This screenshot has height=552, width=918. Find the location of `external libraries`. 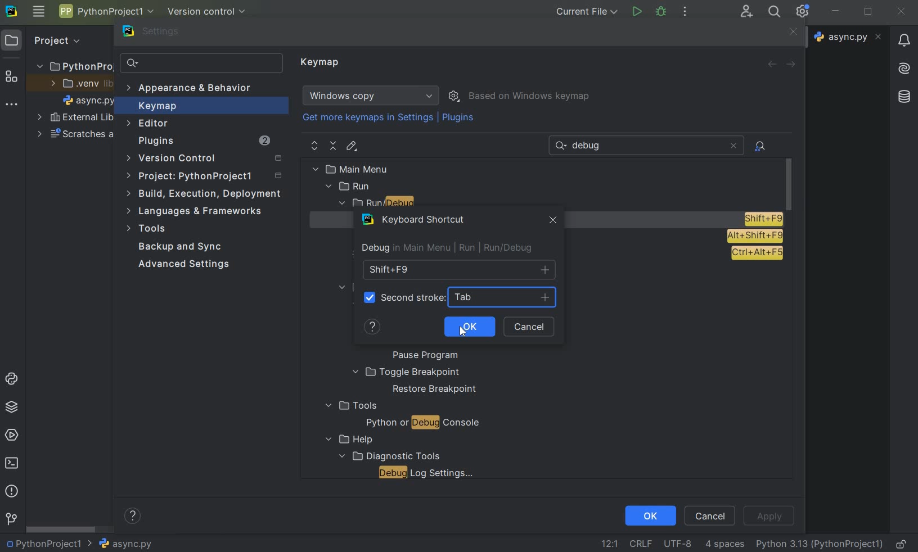

external libraries is located at coordinates (75, 119).